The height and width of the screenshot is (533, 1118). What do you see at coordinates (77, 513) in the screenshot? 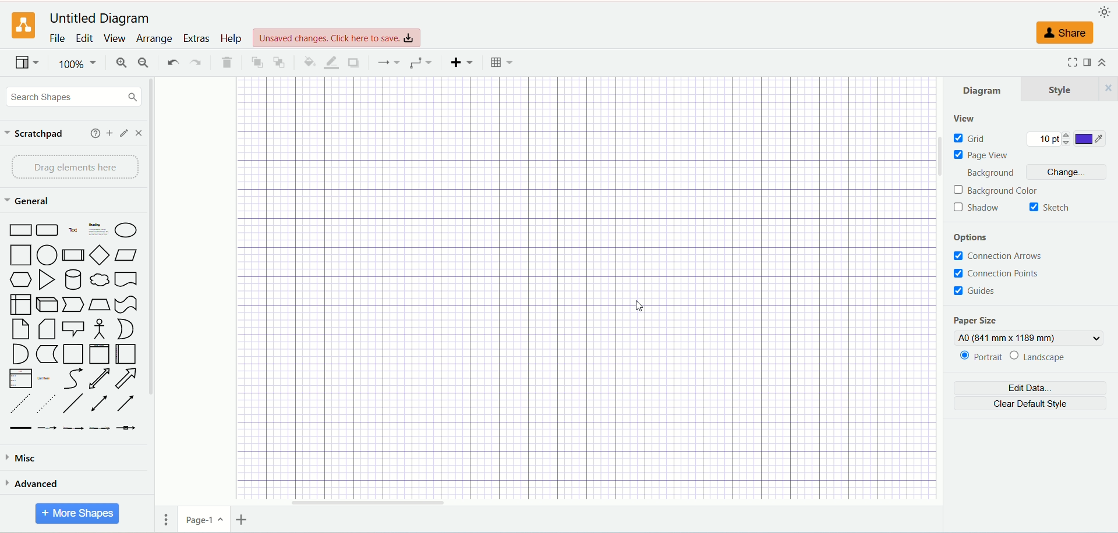
I see `more shapes` at bounding box center [77, 513].